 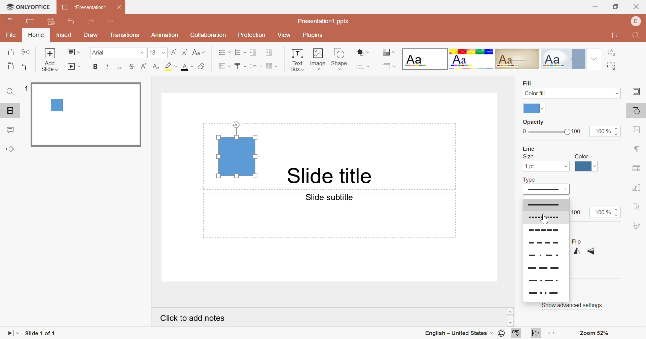 What do you see at coordinates (26, 87) in the screenshot?
I see `1` at bounding box center [26, 87].